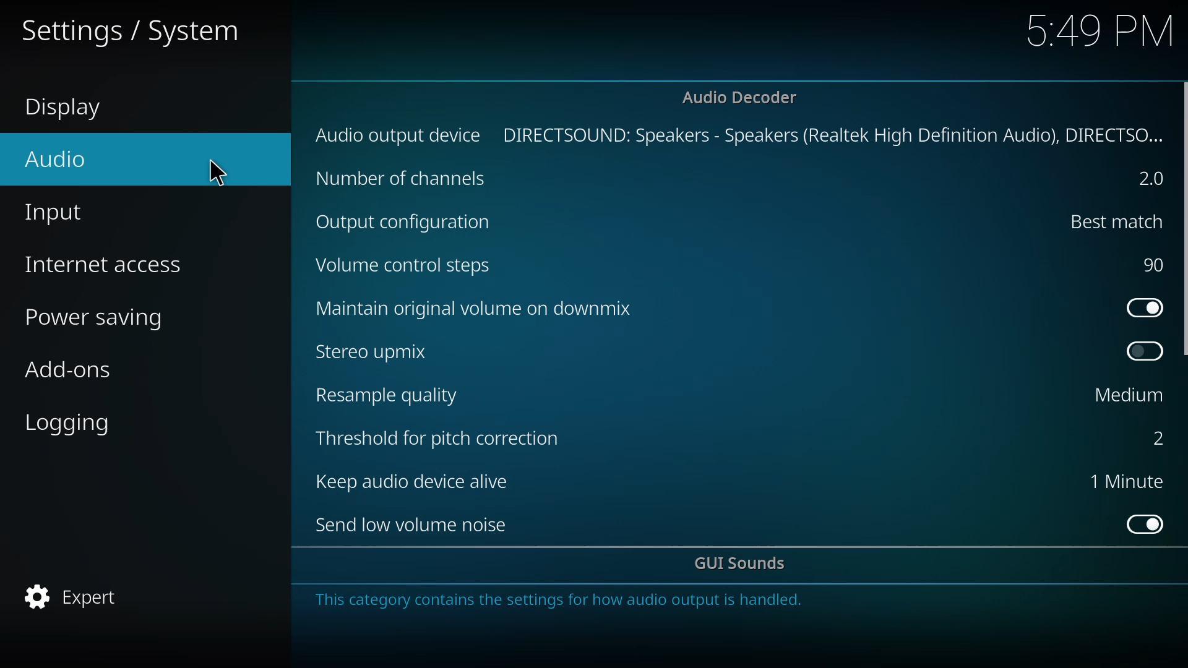 Image resolution: width=1188 pixels, height=668 pixels. What do you see at coordinates (77, 596) in the screenshot?
I see `expert` at bounding box center [77, 596].